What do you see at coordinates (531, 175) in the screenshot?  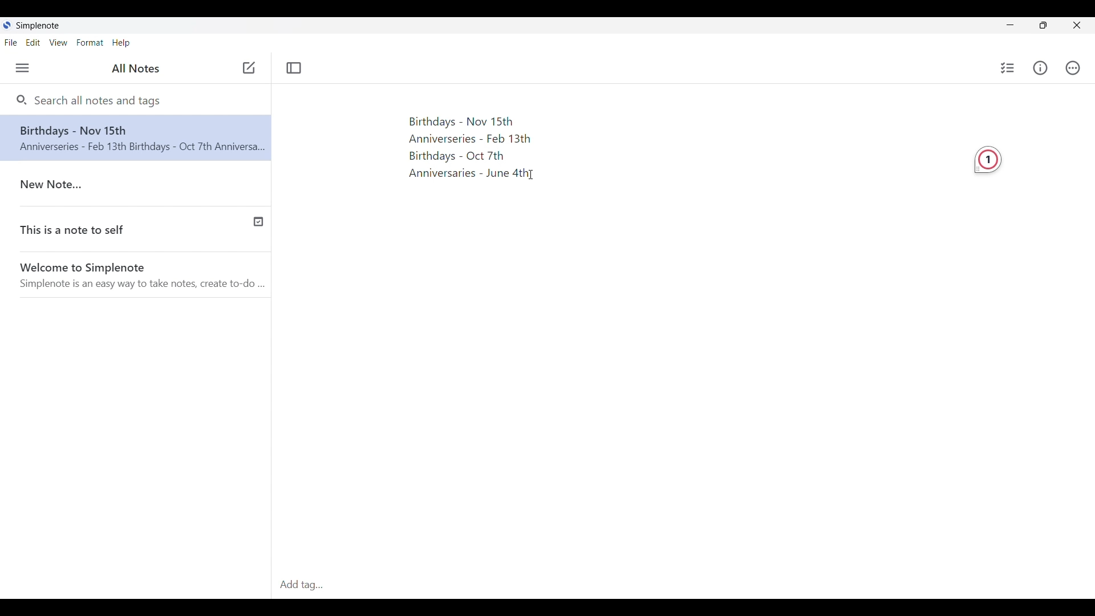 I see `Text Cursor` at bounding box center [531, 175].